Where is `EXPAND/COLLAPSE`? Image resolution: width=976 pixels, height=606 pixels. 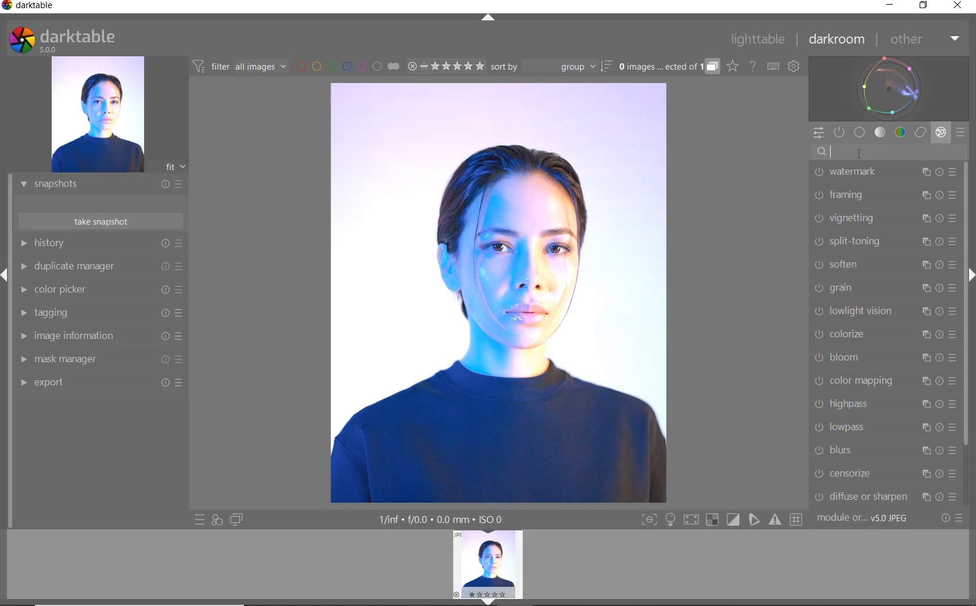
EXPAND/COLLAPSE is located at coordinates (492, 601).